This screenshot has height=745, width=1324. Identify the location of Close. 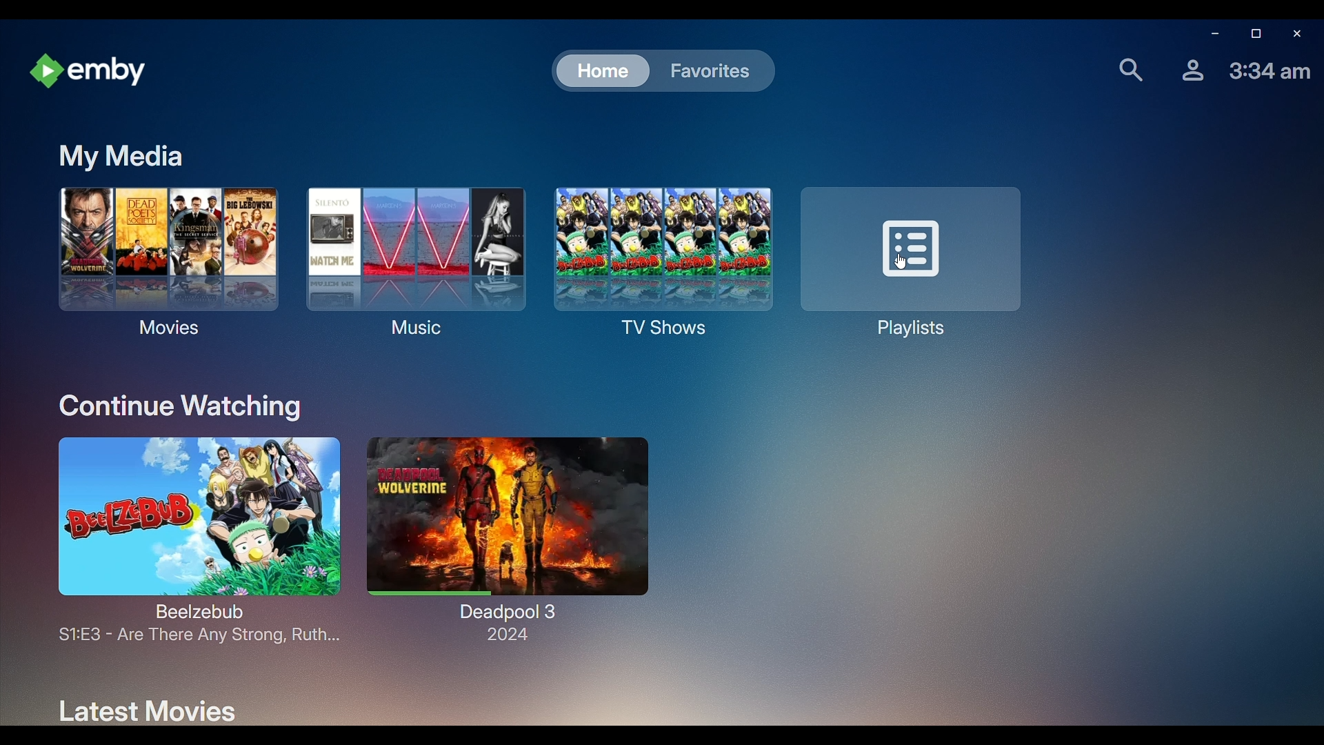
(1296, 34).